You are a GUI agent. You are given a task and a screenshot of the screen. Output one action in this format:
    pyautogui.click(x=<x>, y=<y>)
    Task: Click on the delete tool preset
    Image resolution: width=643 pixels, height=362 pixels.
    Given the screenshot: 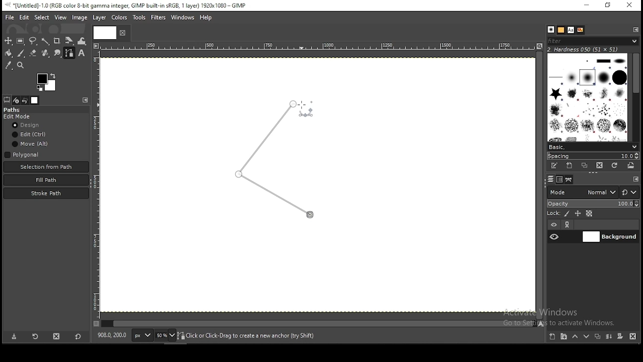 What is the action you would take?
    pyautogui.click(x=57, y=338)
    